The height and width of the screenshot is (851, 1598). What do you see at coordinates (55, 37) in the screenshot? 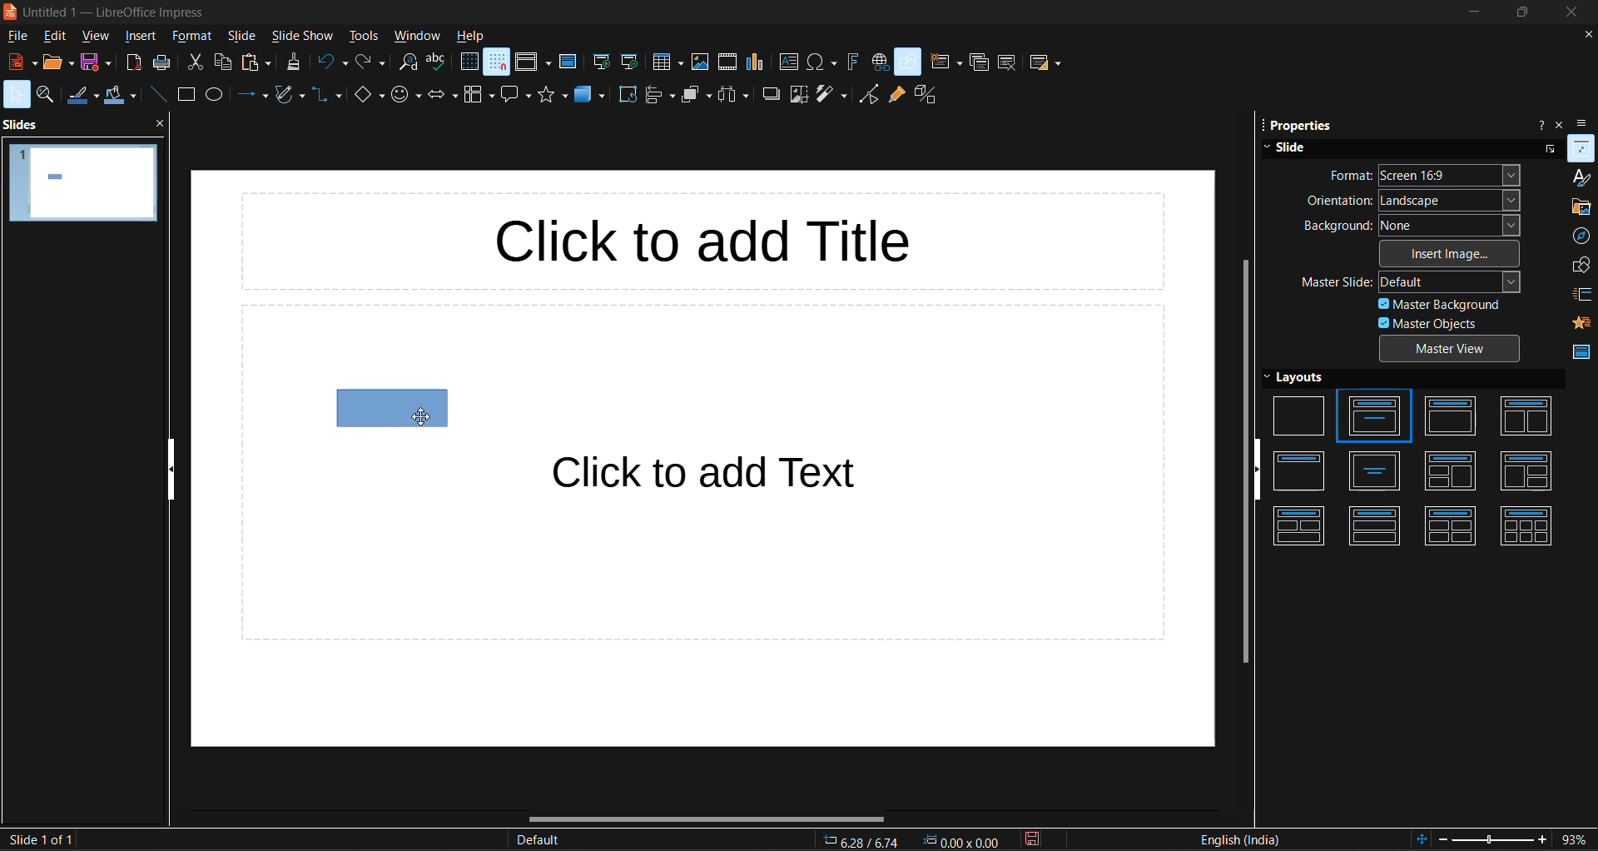
I see `edit` at bounding box center [55, 37].